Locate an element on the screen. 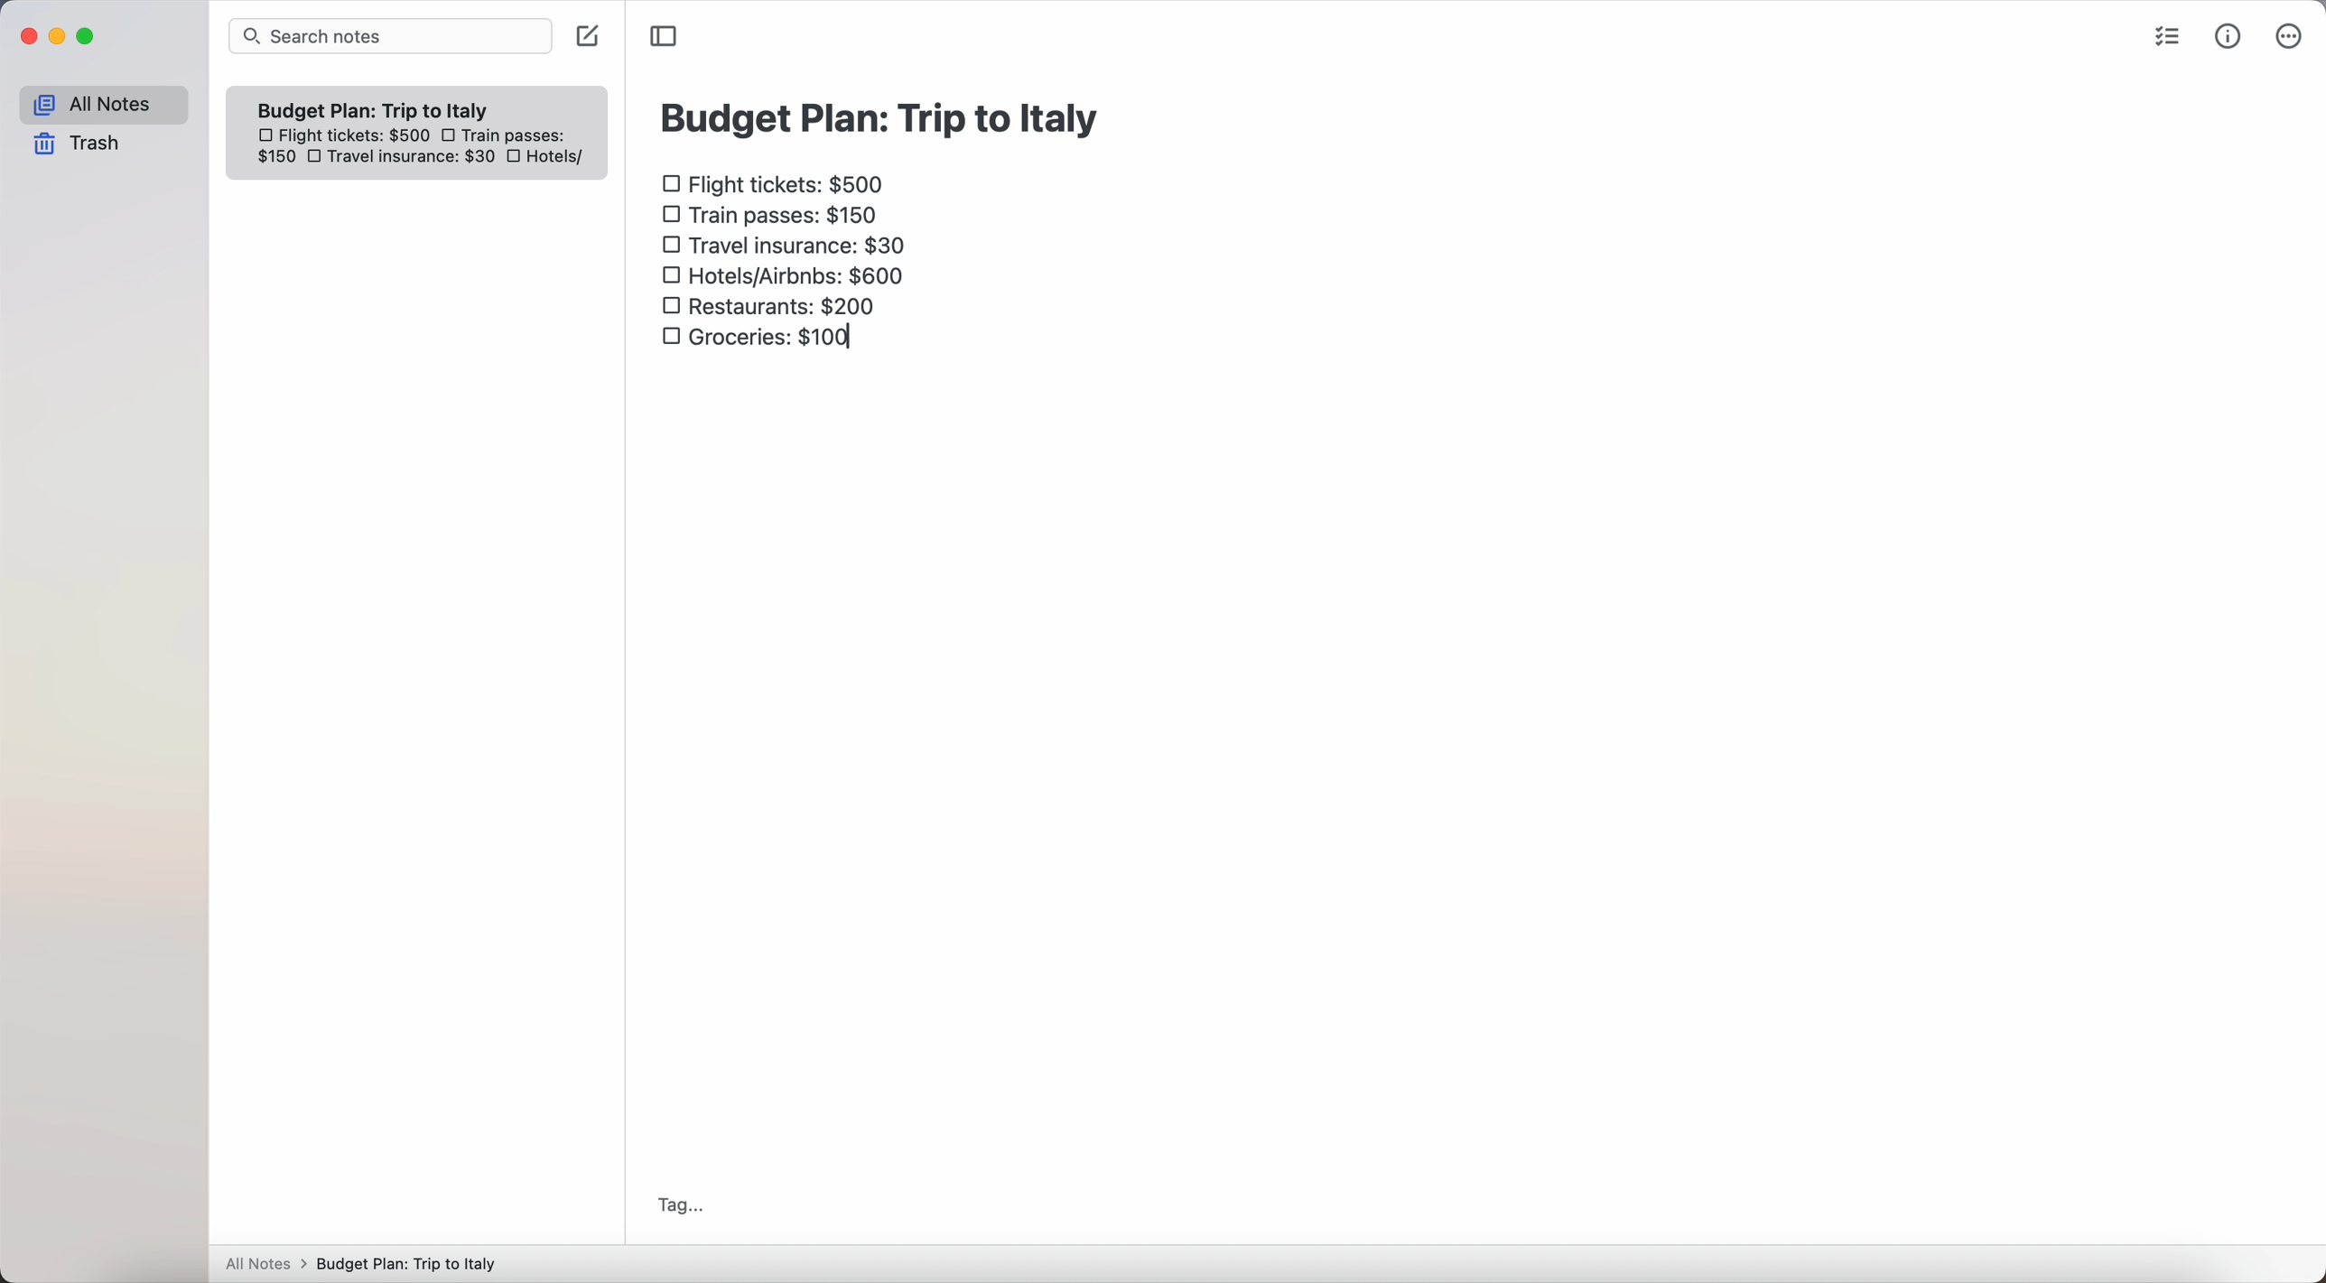 The image size is (2326, 1283). tag is located at coordinates (681, 1205).